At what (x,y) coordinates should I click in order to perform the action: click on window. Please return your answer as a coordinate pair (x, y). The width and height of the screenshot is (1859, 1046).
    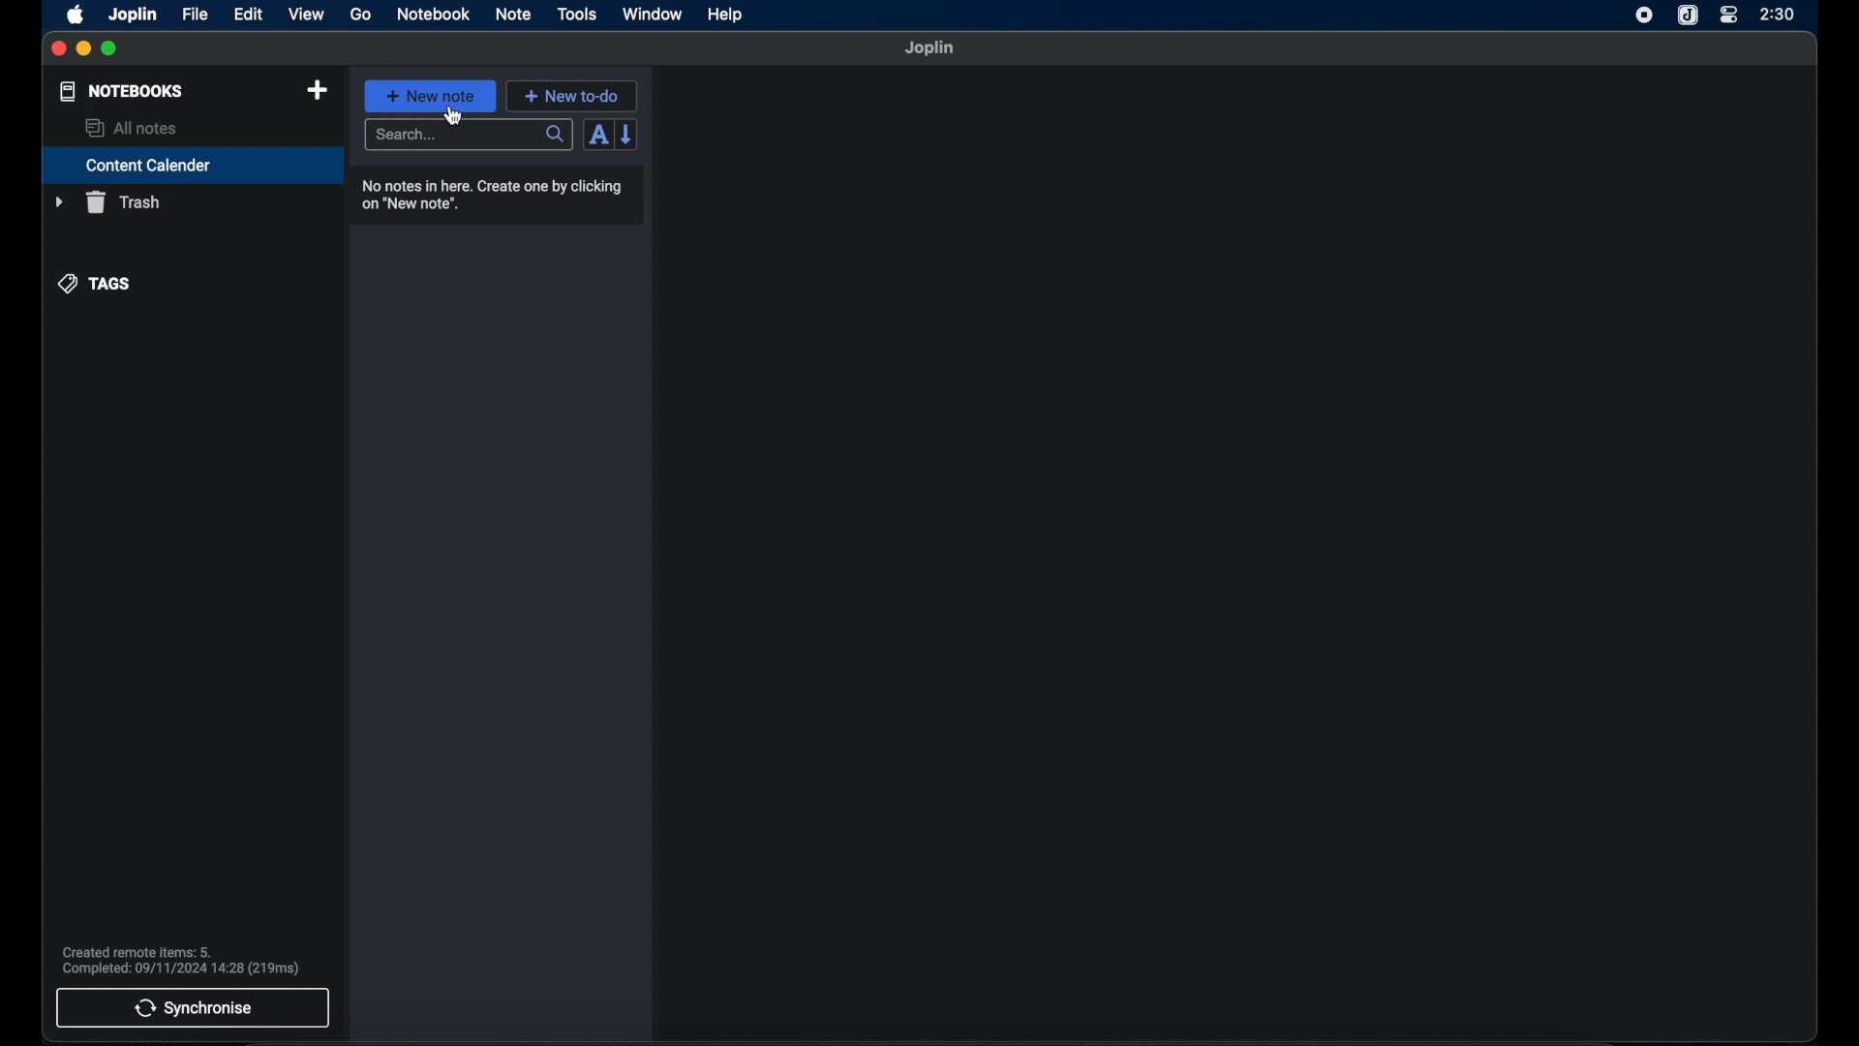
    Looking at the image, I should click on (653, 14).